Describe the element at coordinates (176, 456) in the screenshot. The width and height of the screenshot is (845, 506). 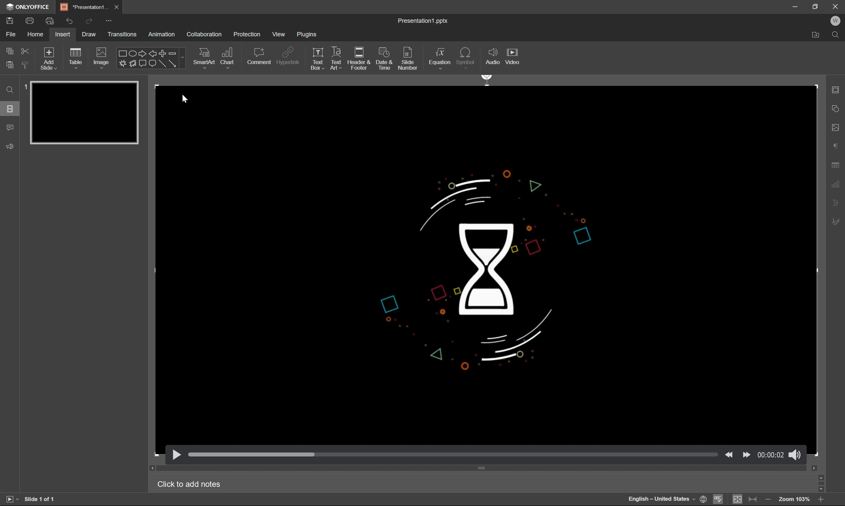
I see `play` at that location.